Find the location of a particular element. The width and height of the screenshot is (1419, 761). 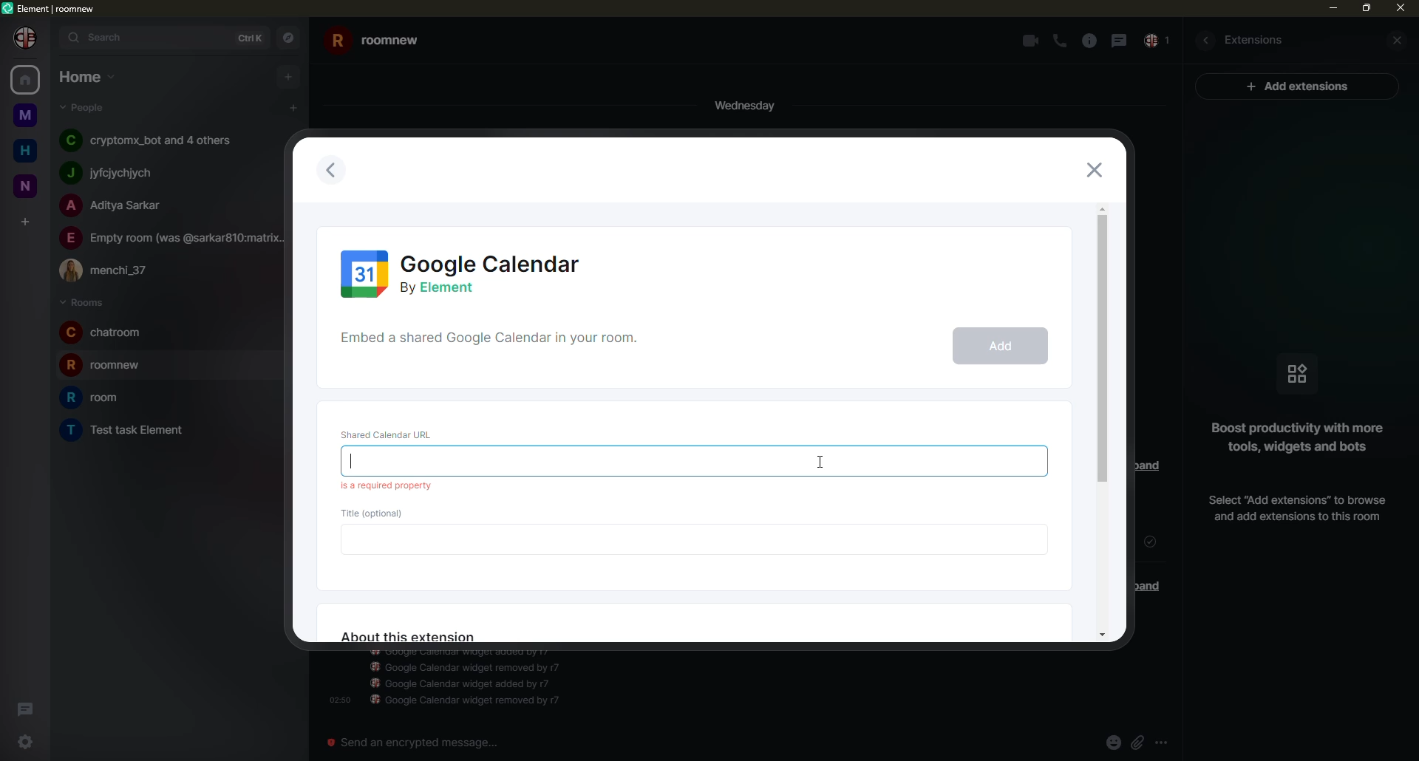

emoji is located at coordinates (1112, 742).